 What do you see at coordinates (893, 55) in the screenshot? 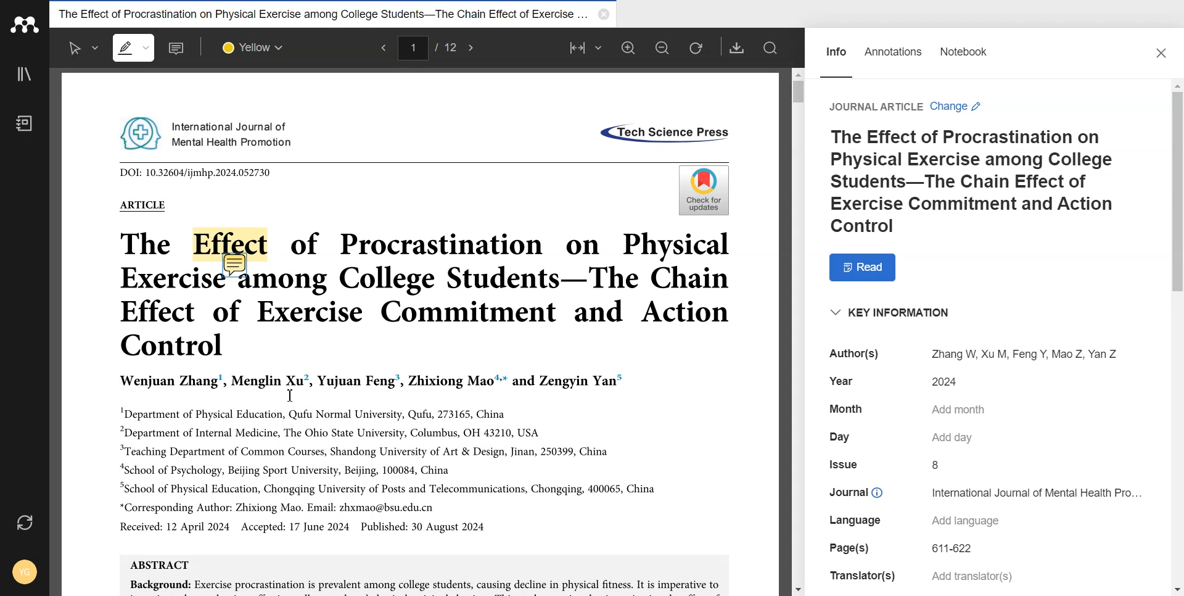
I see `Annotations` at bounding box center [893, 55].